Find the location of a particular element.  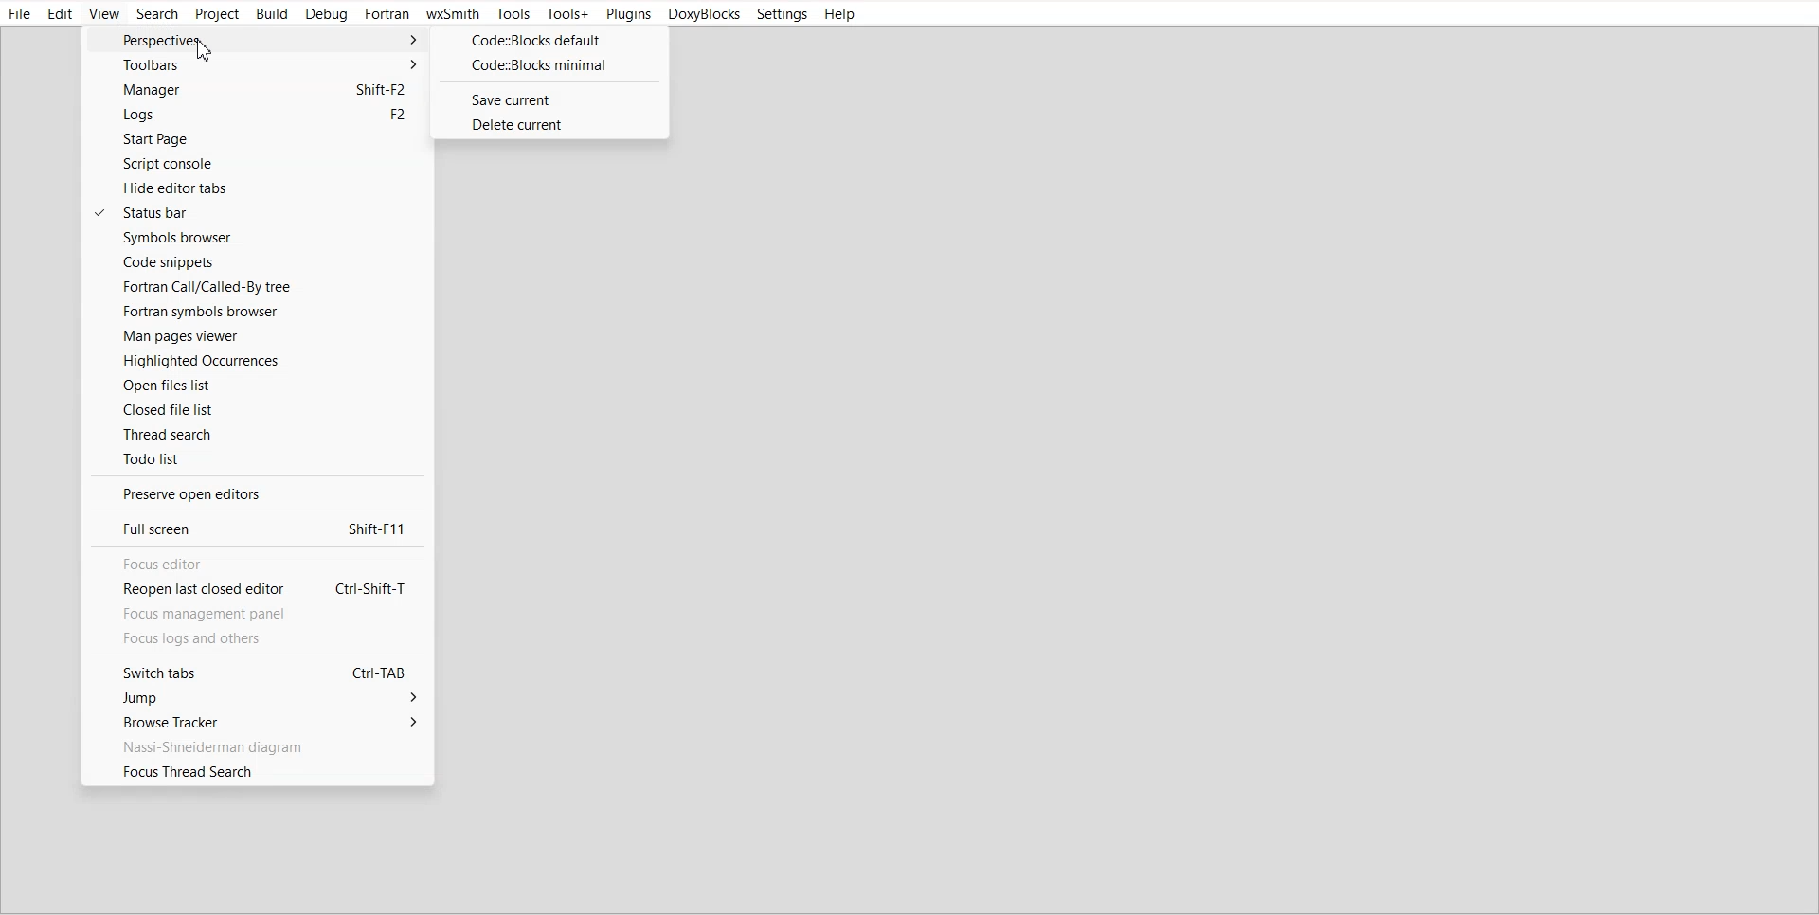

Status bar is located at coordinates (258, 212).